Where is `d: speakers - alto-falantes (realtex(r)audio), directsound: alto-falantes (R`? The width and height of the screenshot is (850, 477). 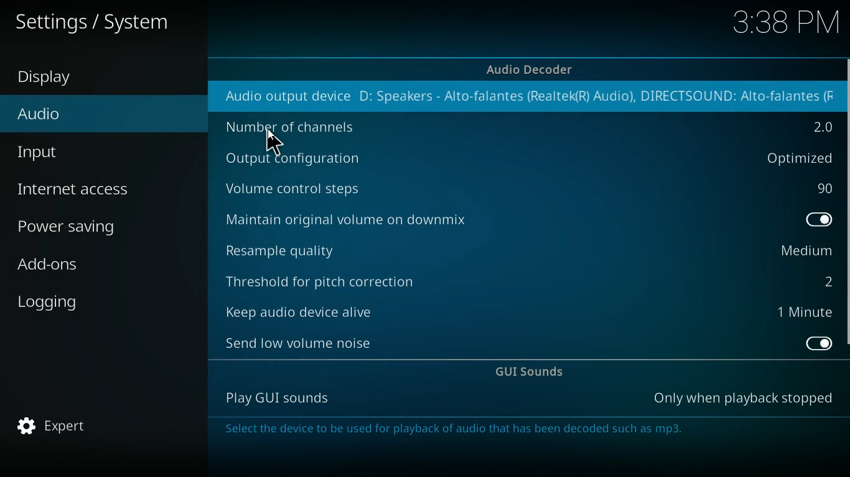
d: speakers - alto-falantes (realtex(r)audio), directsound: alto-falantes (R is located at coordinates (595, 96).